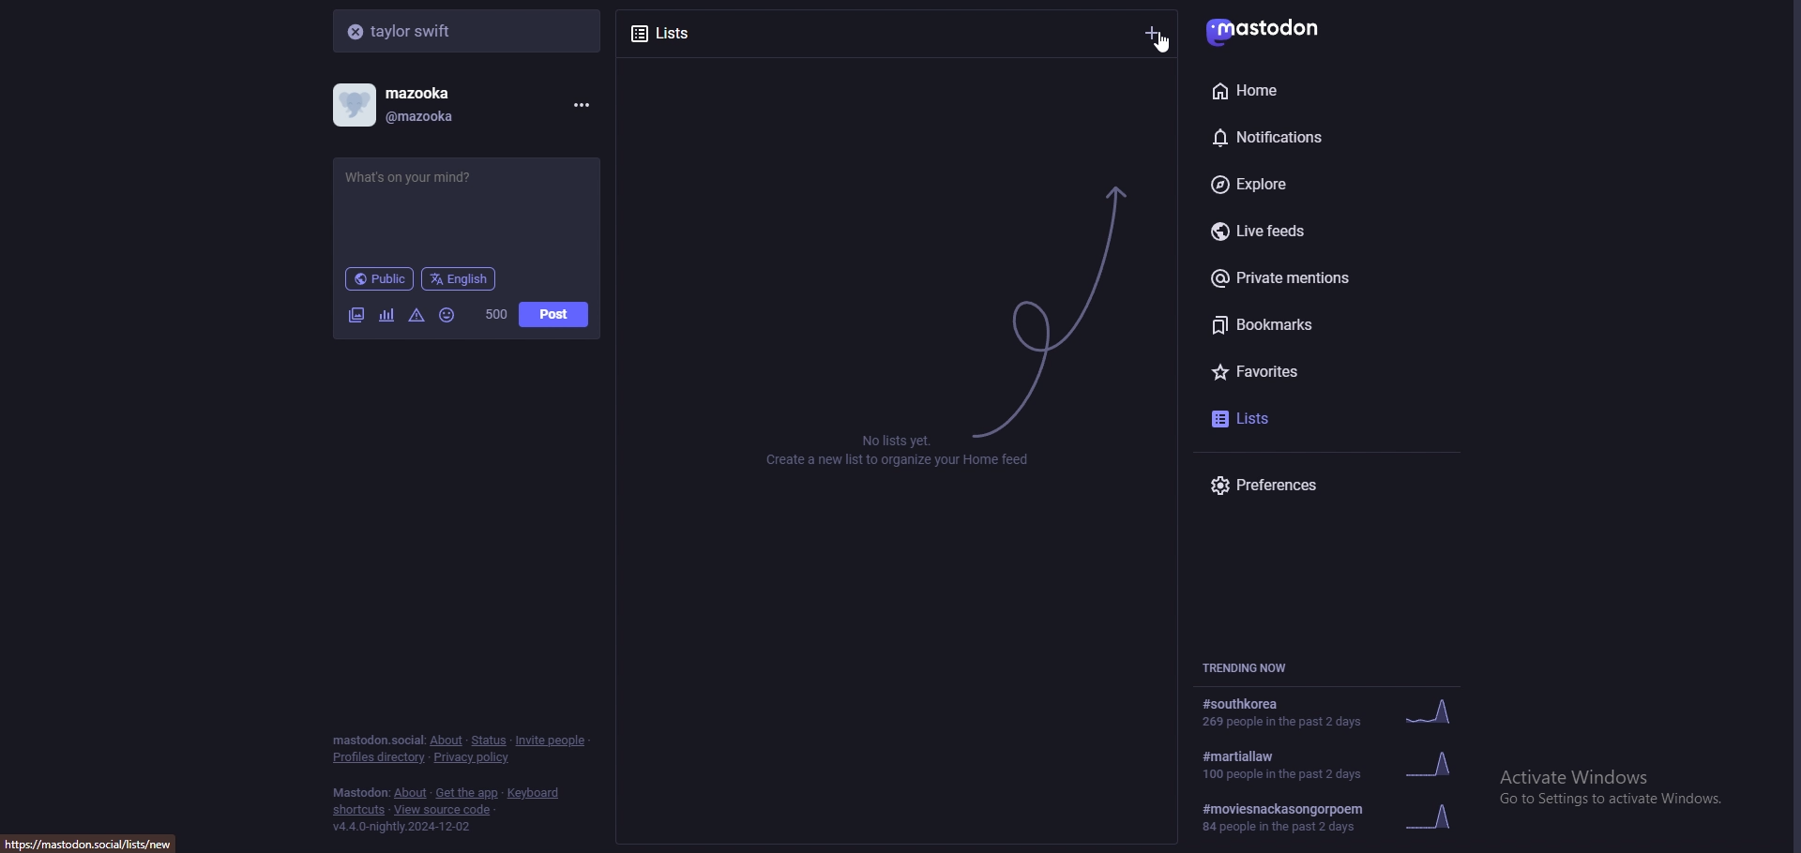 This screenshot has width=1801, height=853. I want to click on cursor, so click(1165, 40).